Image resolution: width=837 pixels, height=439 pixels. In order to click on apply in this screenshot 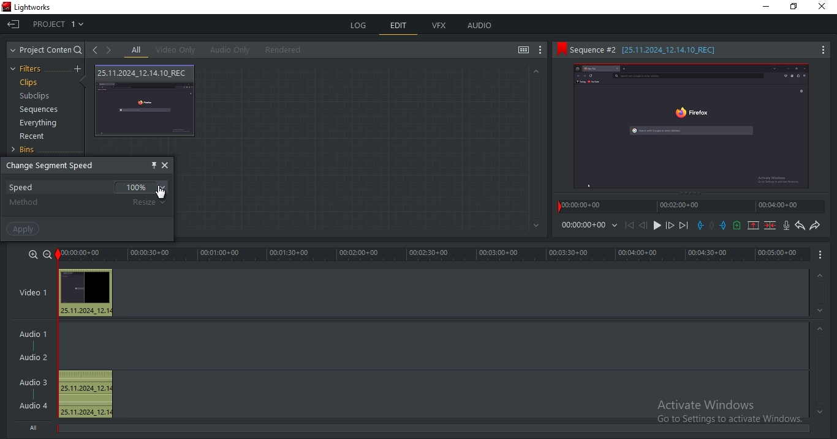, I will do `click(25, 229)`.